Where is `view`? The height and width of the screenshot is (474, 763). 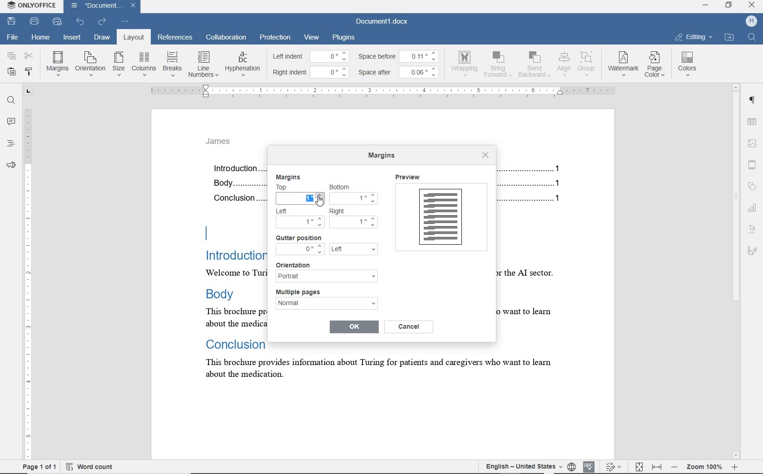
view is located at coordinates (312, 37).